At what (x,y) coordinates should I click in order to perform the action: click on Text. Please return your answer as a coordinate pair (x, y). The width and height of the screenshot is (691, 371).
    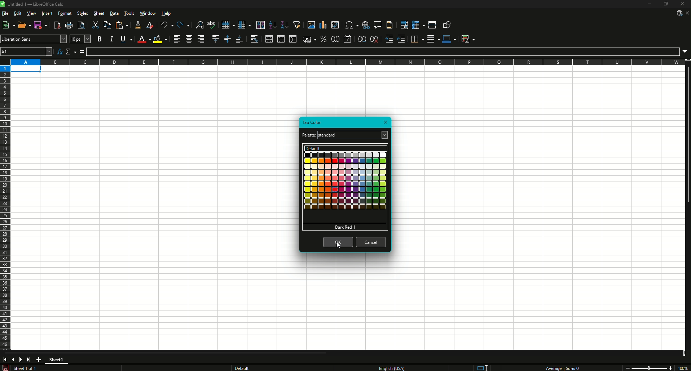
    Looking at the image, I should click on (391, 368).